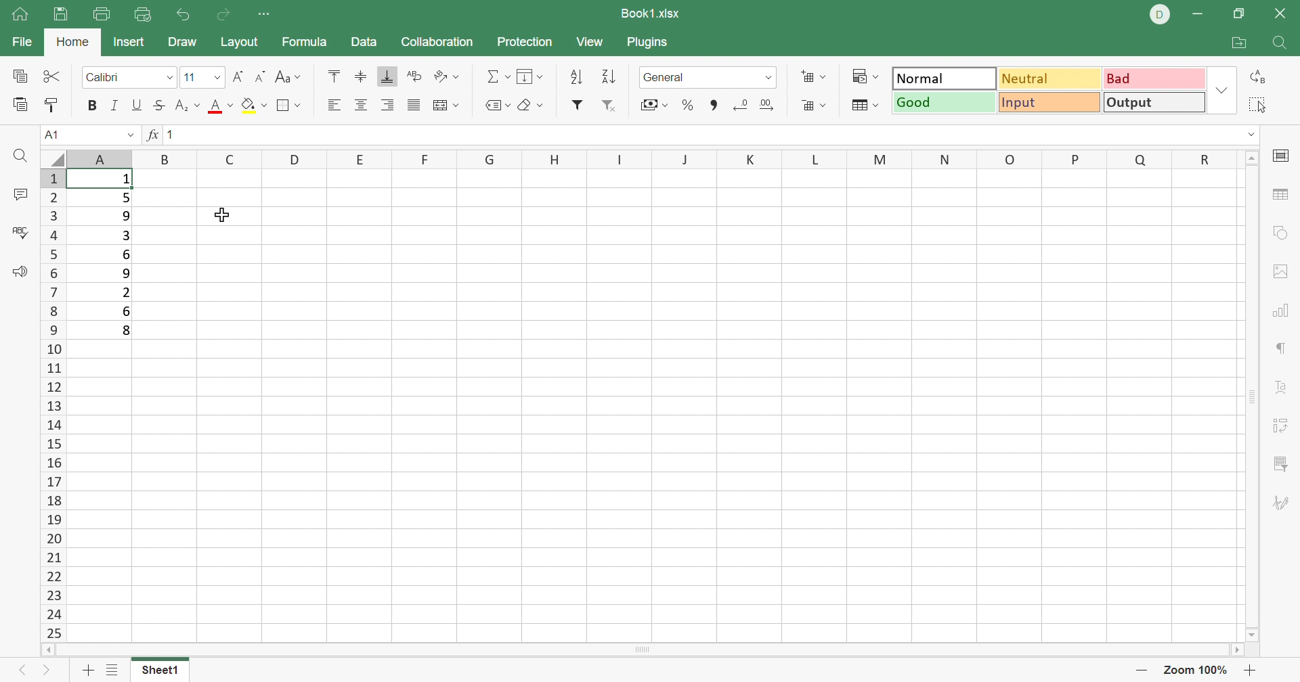 The width and height of the screenshot is (1300, 682). What do you see at coordinates (144, 13) in the screenshot?
I see `Quick print` at bounding box center [144, 13].